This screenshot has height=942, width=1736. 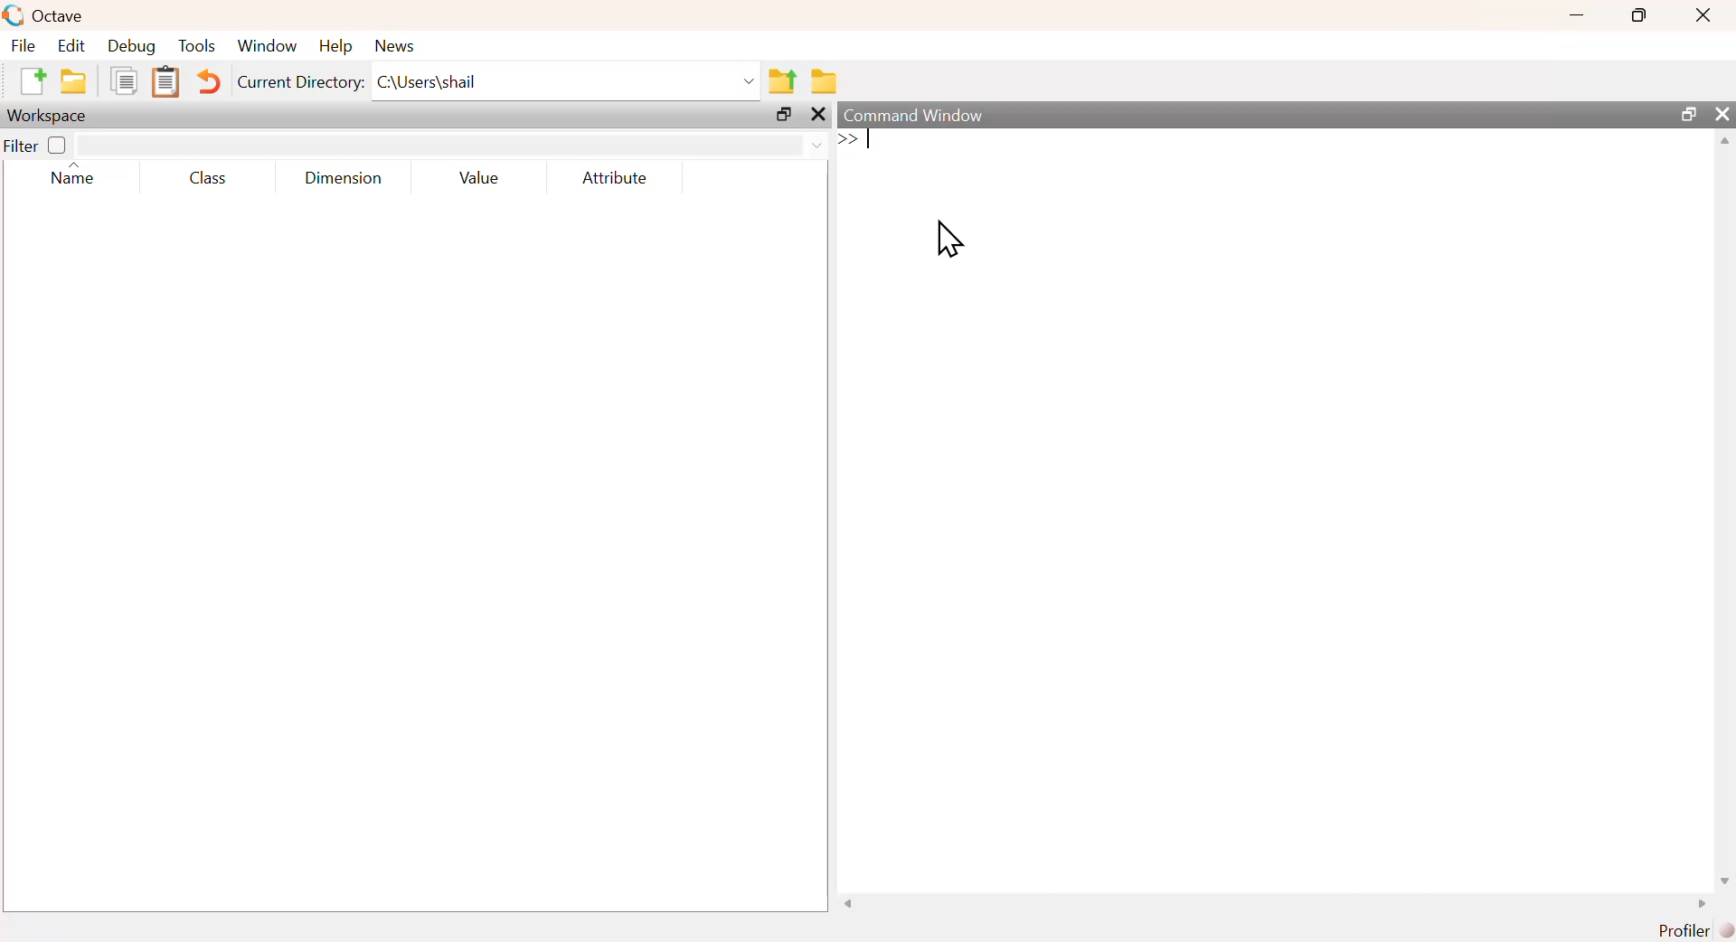 I want to click on New file, so click(x=31, y=80).